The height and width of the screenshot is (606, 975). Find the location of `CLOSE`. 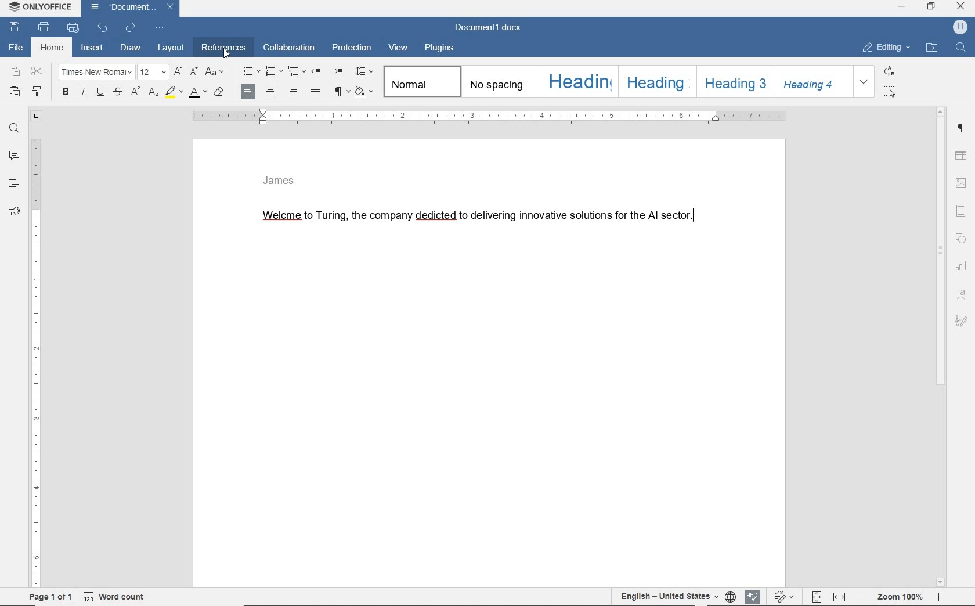

CLOSE is located at coordinates (960, 8).